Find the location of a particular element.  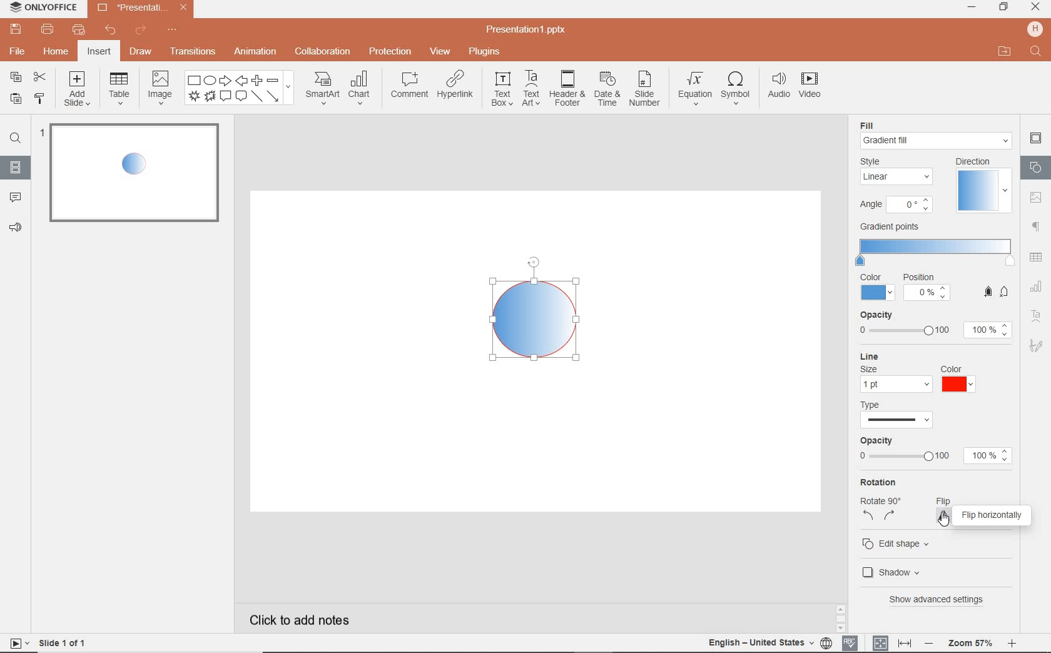

videos is located at coordinates (811, 86).